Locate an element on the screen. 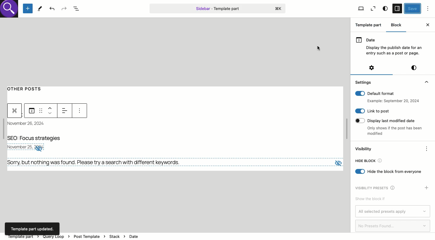 Image resolution: width=435 pixels, height=240 pixels. Sidebar  is located at coordinates (397, 9).